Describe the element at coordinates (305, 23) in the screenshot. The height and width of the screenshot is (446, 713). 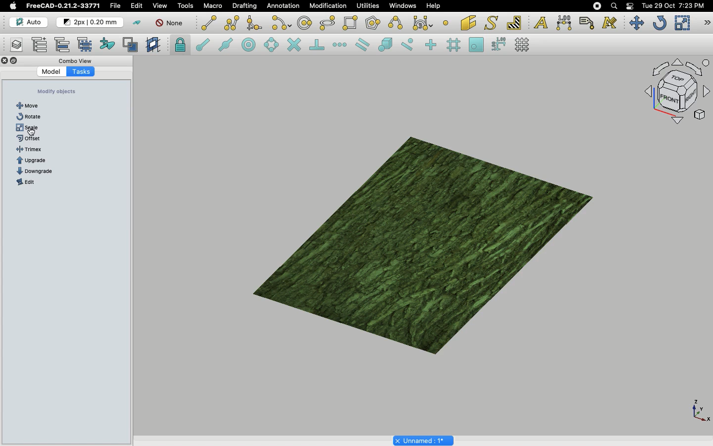
I see `Circle` at that location.